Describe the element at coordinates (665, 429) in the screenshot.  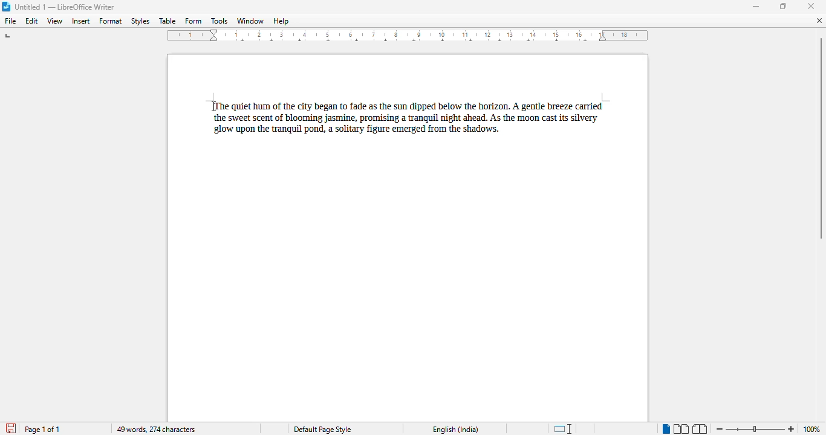
I see `single-page view` at that location.